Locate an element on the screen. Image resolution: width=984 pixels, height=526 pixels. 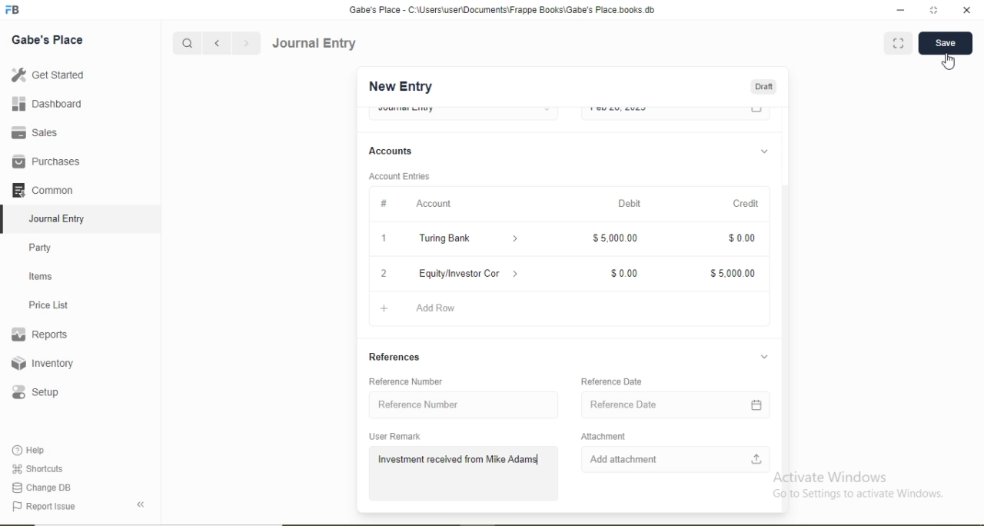
Get Started is located at coordinates (47, 74).